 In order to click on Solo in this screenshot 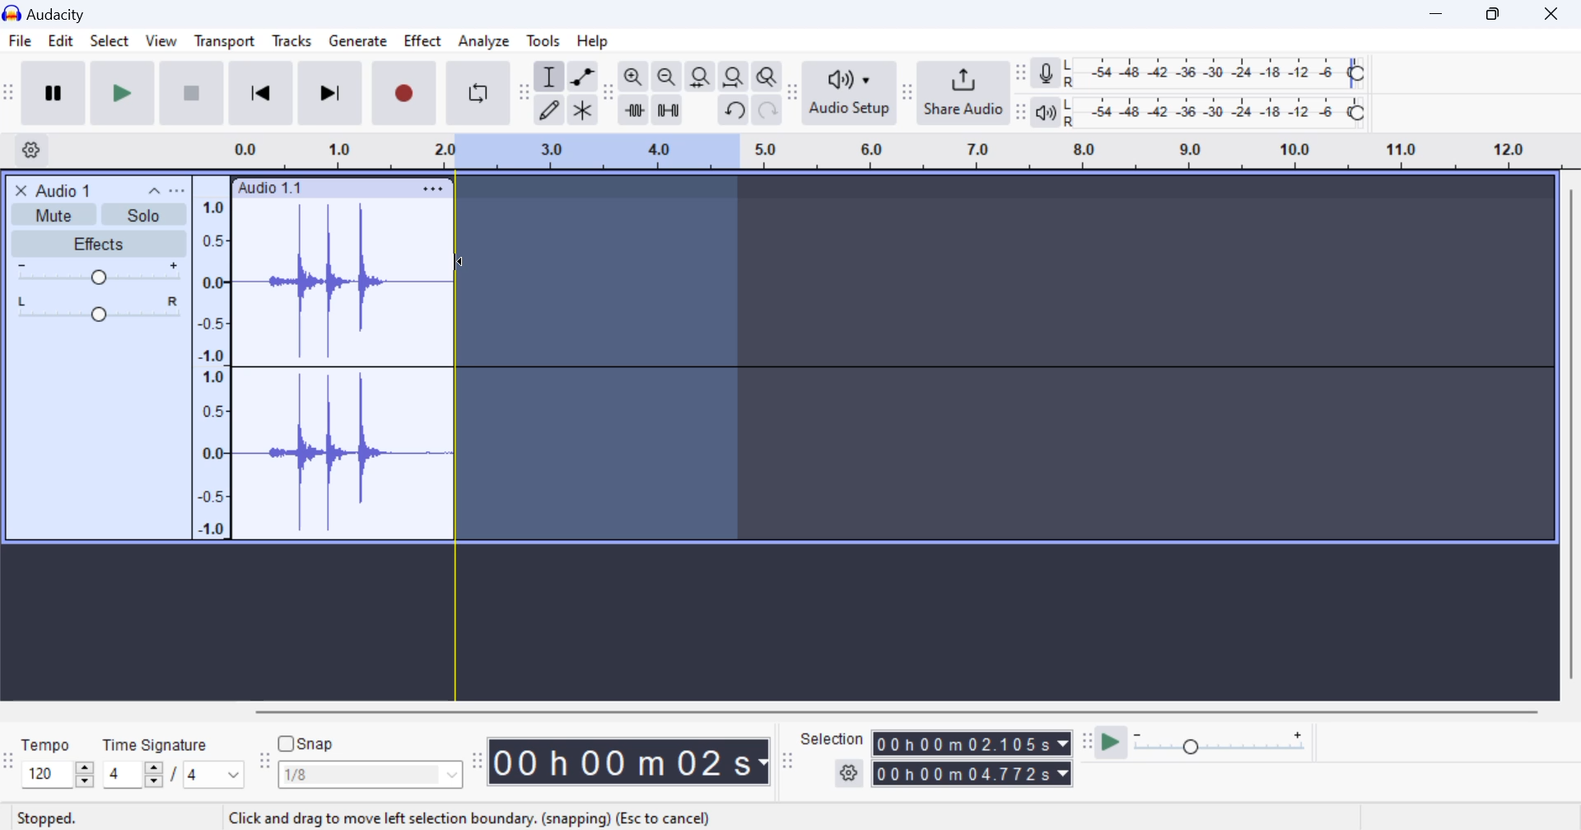, I will do `click(145, 215)`.